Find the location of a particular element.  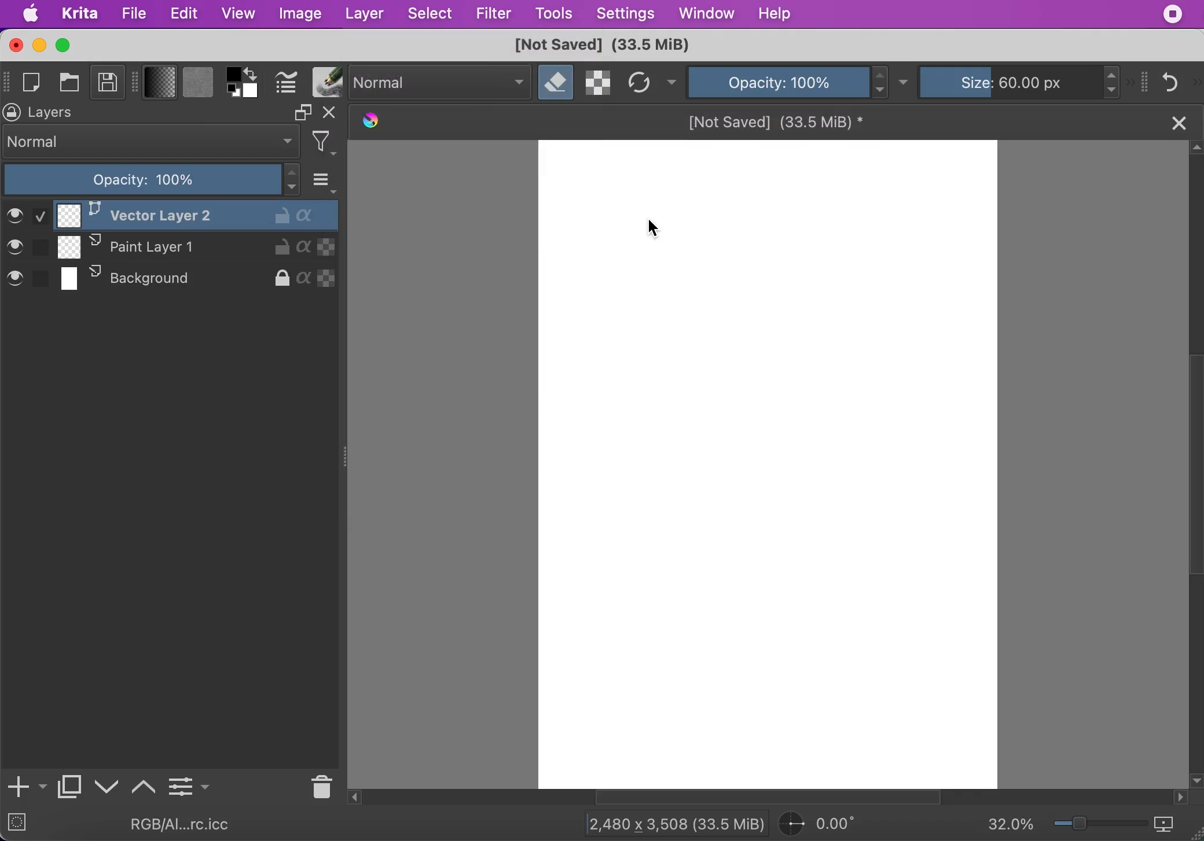

background color selector is located at coordinates (252, 92).